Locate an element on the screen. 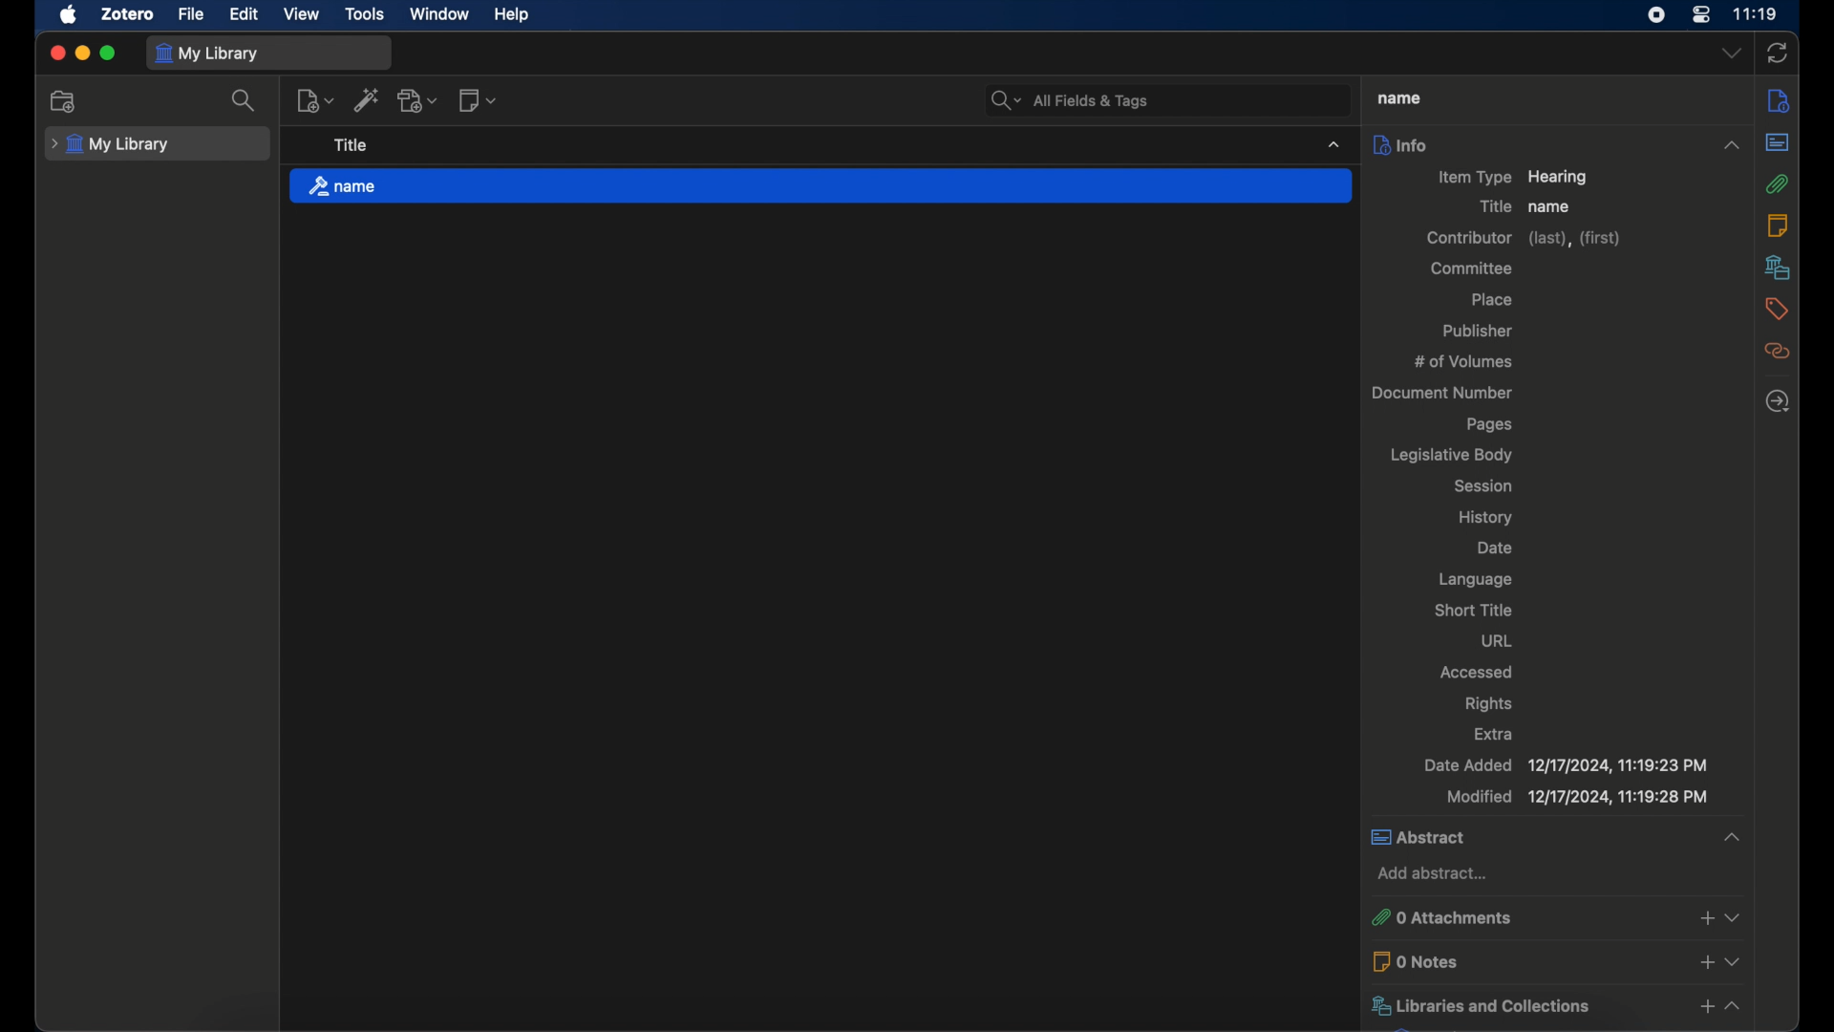 The height and width of the screenshot is (1032, 1834). my library is located at coordinates (207, 53).